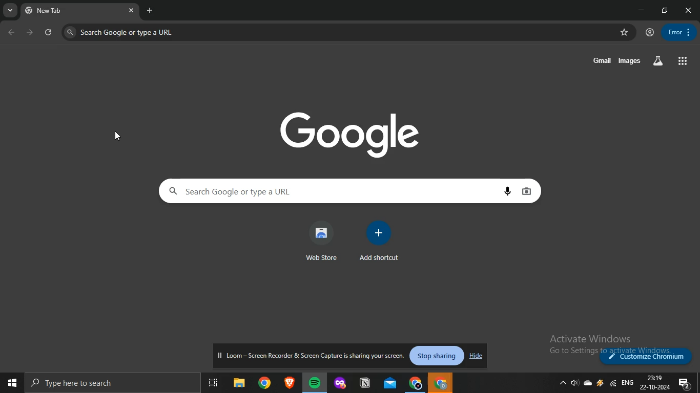 The height and width of the screenshot is (393, 700). I want to click on volumw, so click(575, 383).